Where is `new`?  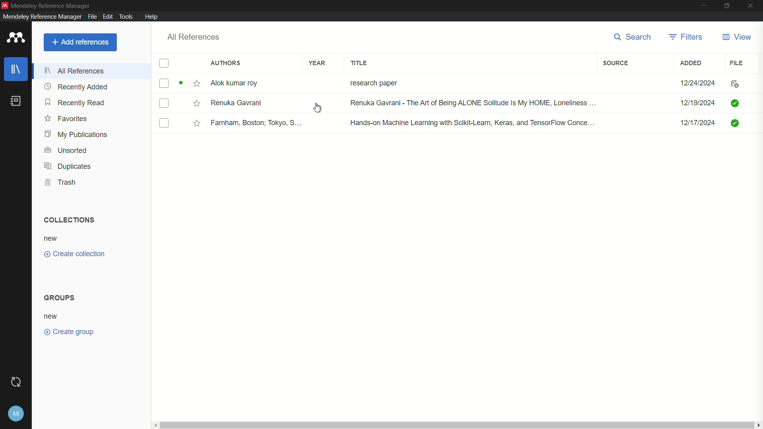
new is located at coordinates (52, 240).